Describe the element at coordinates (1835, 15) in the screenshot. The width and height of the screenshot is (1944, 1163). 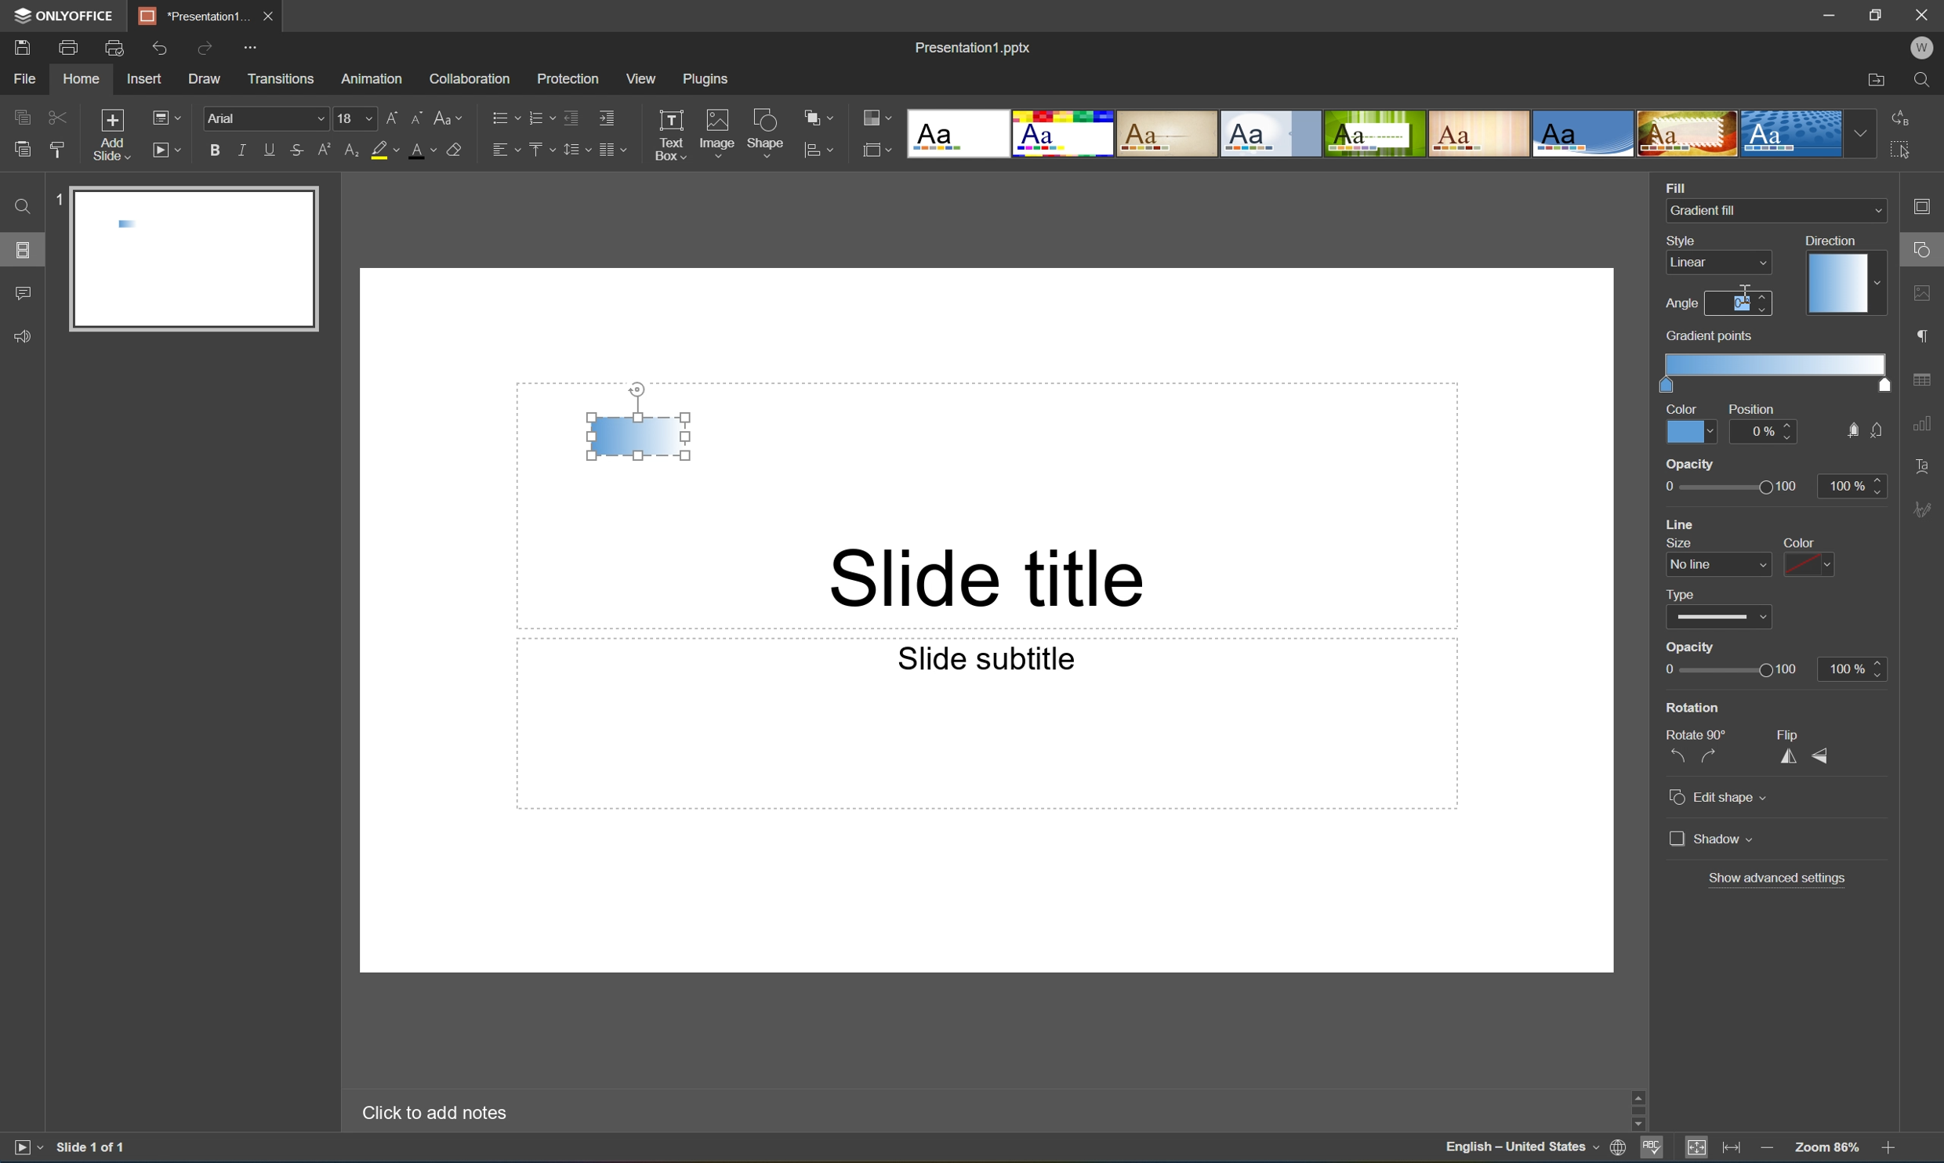
I see `Minimize` at that location.